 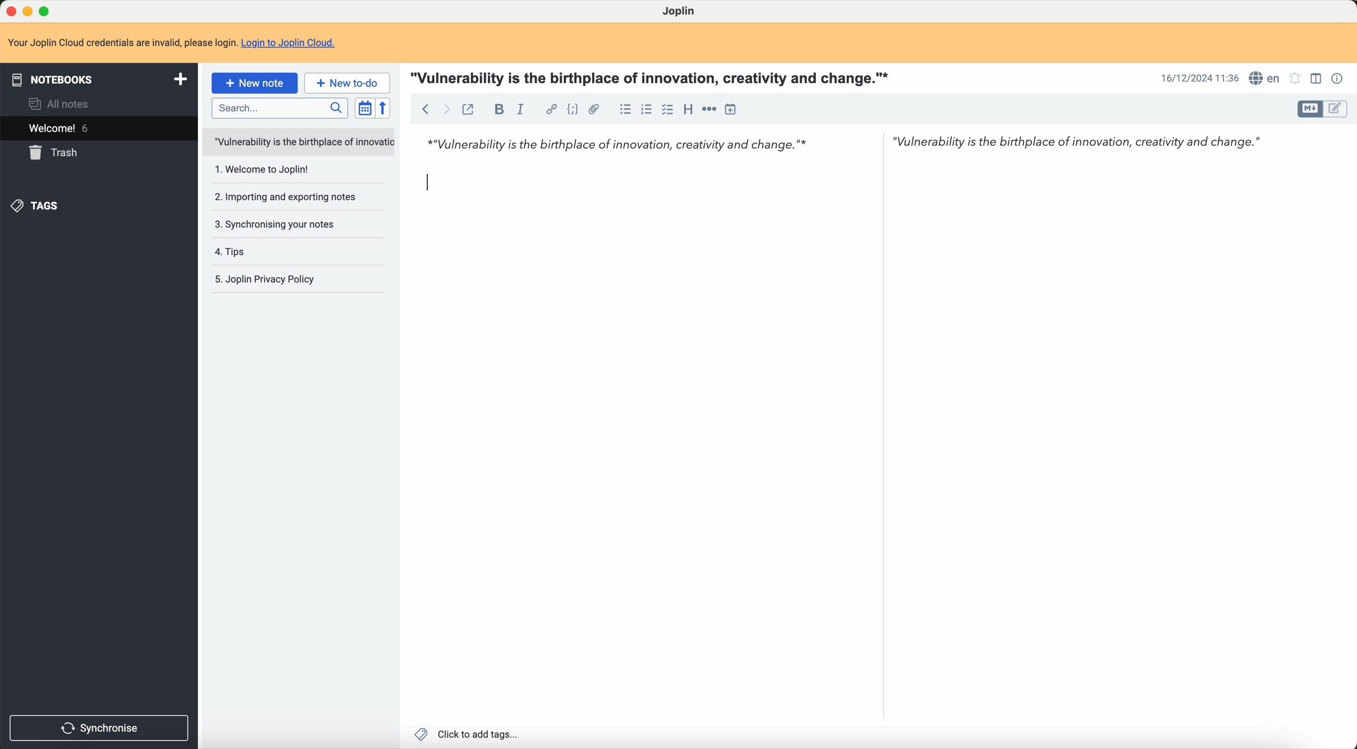 I want to click on numbered list, so click(x=647, y=111).